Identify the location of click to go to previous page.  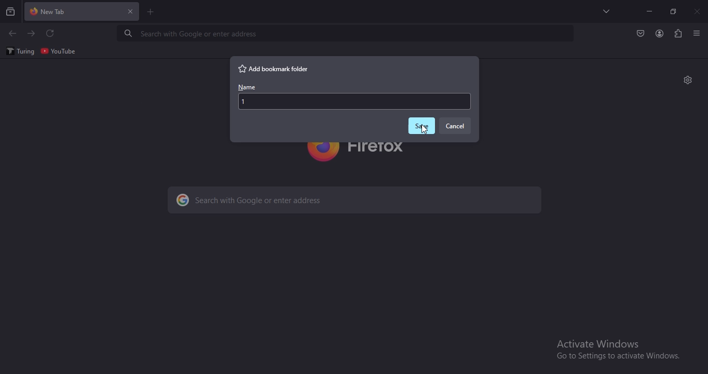
(12, 34).